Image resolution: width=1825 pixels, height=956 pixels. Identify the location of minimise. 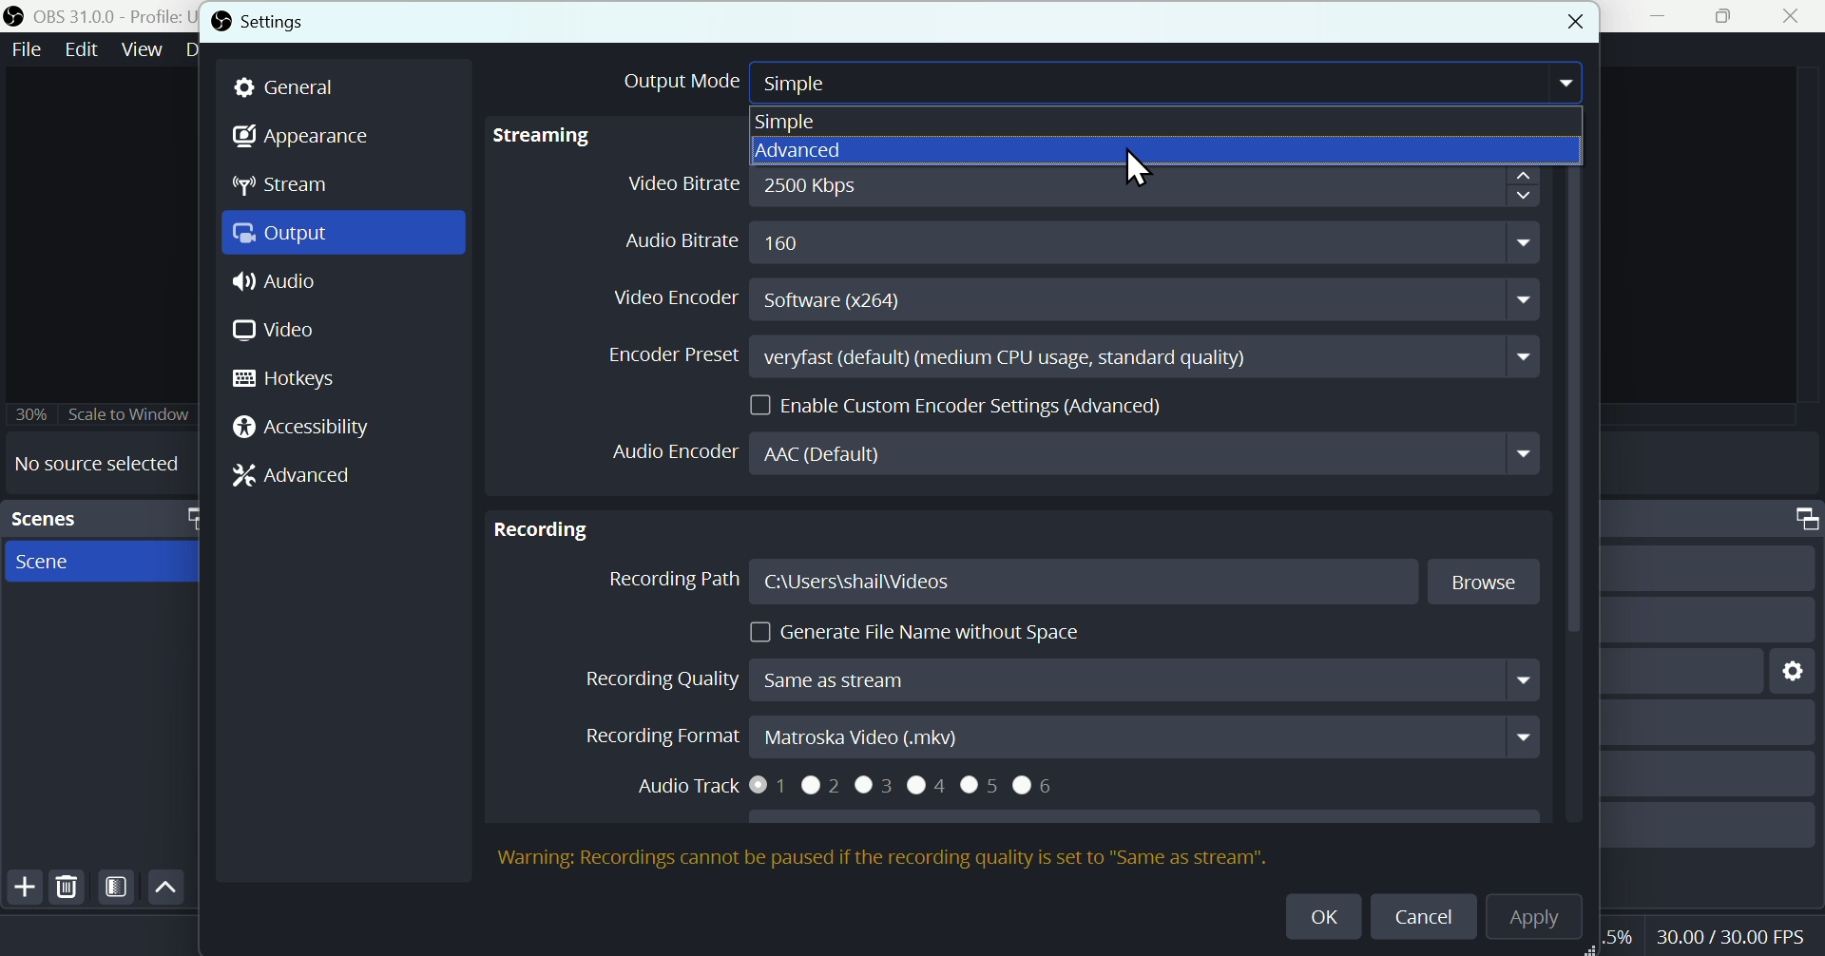
(1651, 16).